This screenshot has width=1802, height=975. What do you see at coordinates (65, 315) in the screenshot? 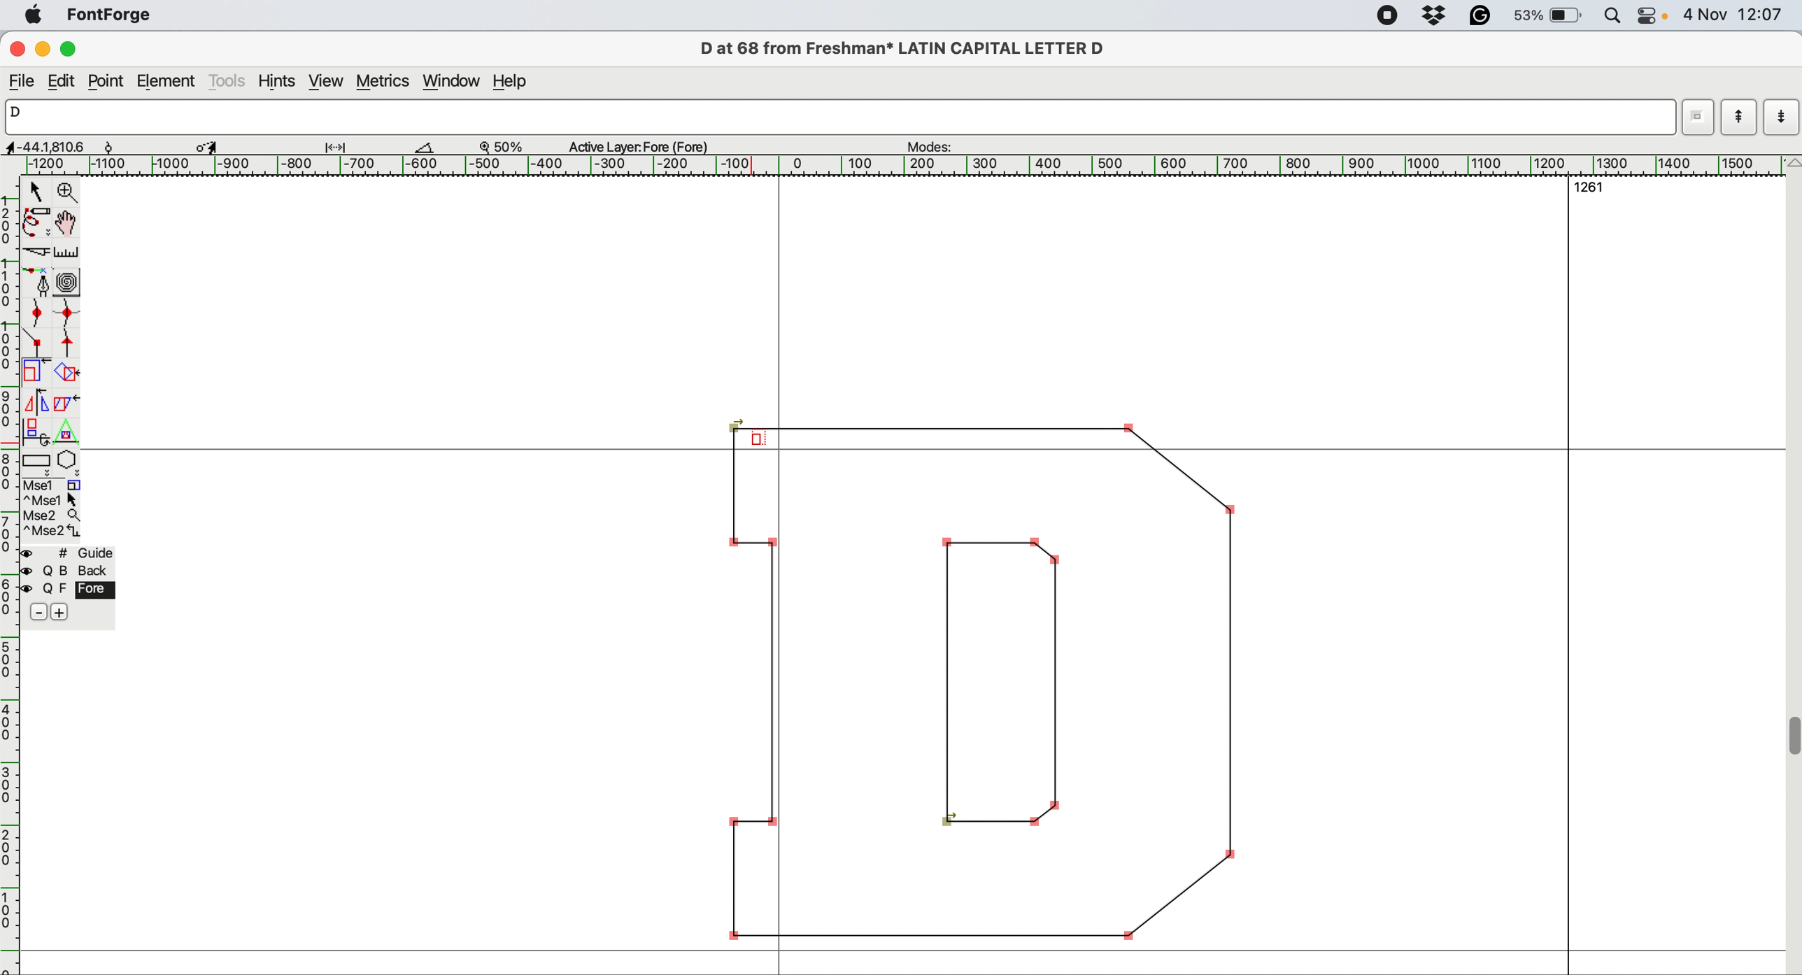
I see `add a curve point horizontally or vertically` at bounding box center [65, 315].